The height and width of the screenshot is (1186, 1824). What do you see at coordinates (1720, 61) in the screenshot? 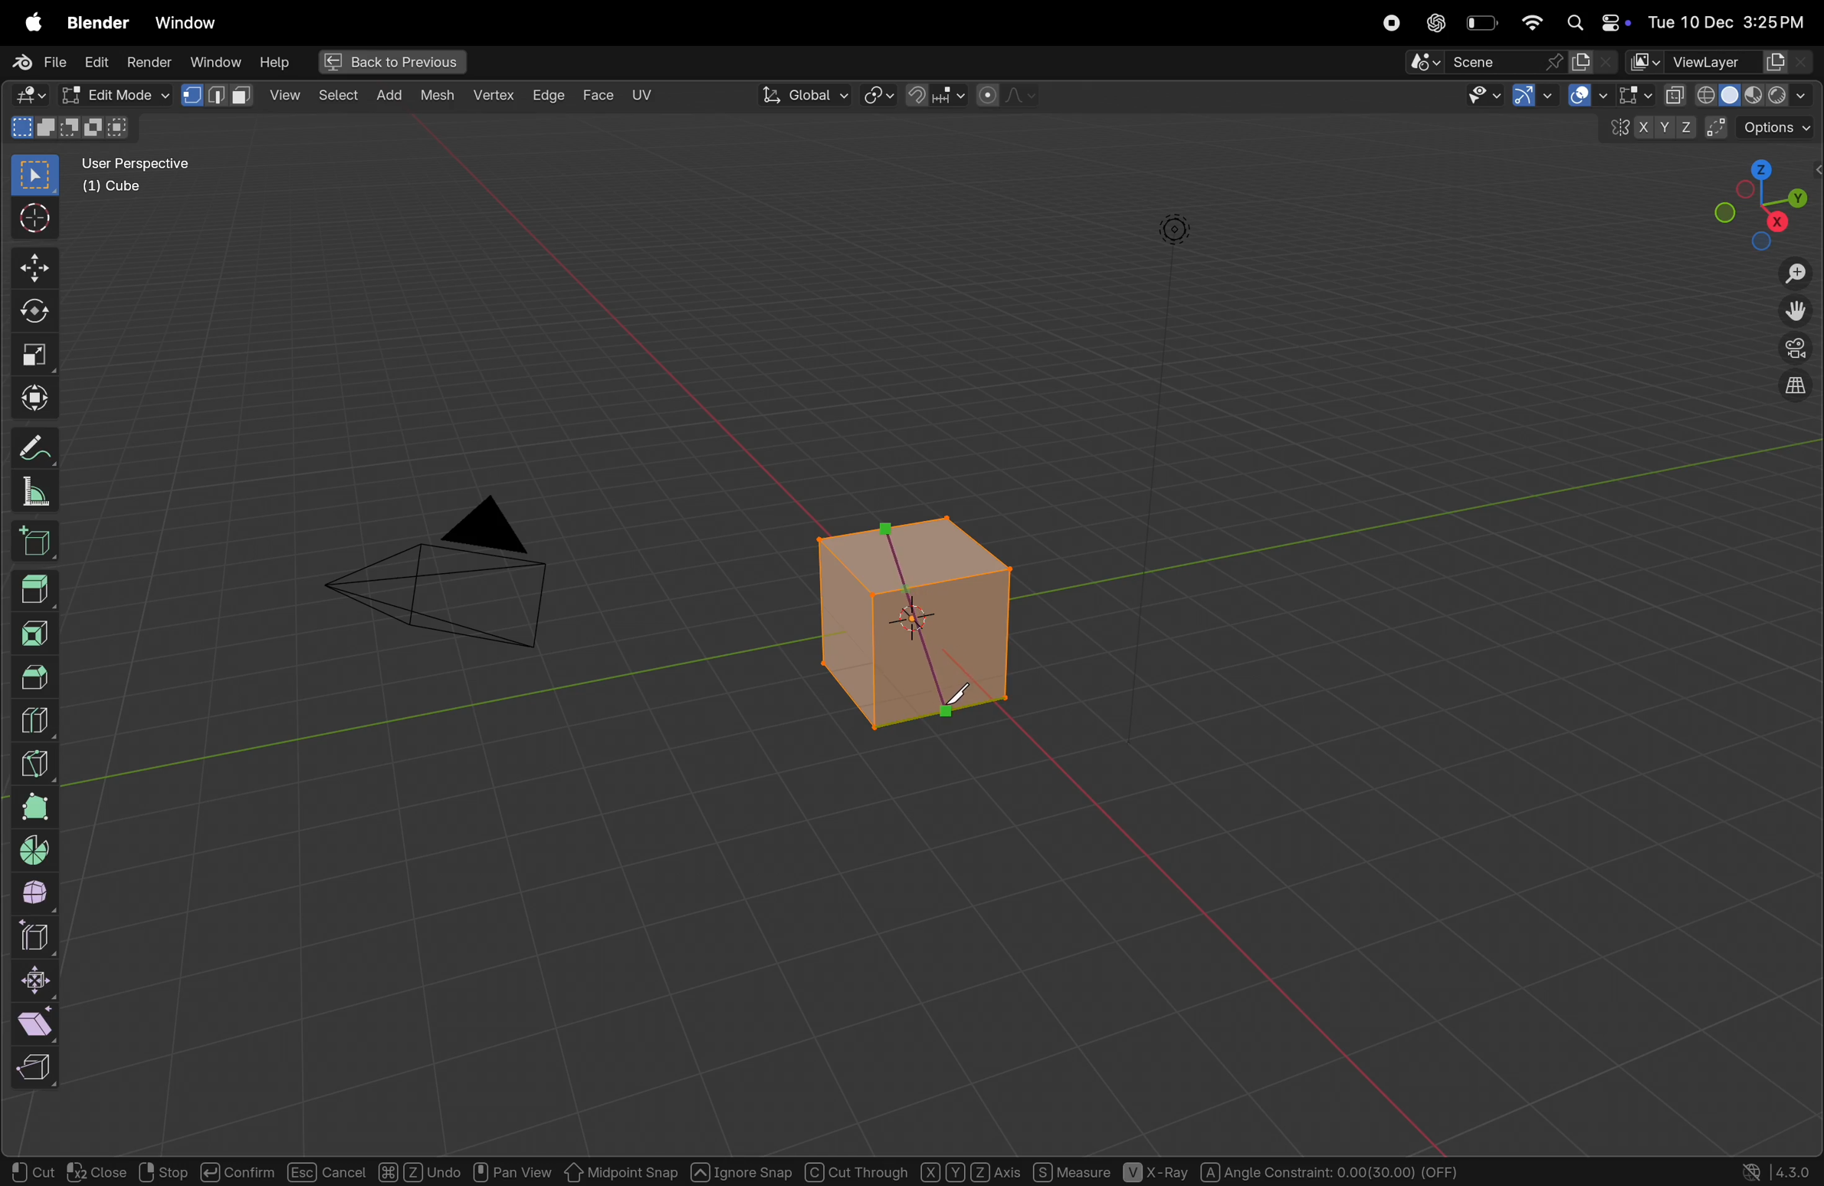
I see `View layer` at bounding box center [1720, 61].